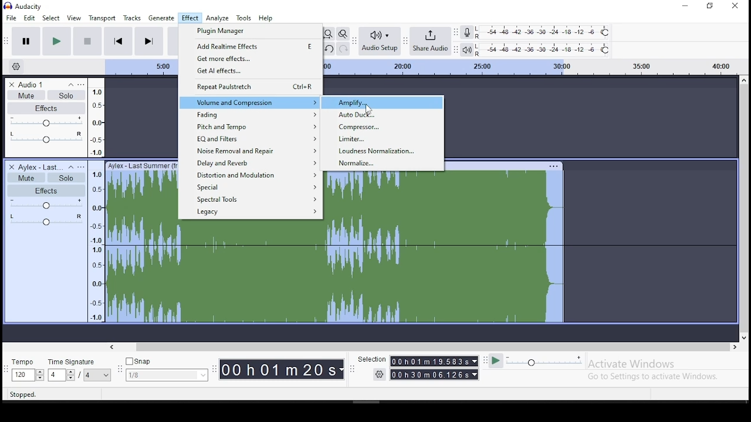  What do you see at coordinates (255, 186) in the screenshot?
I see `special` at bounding box center [255, 186].